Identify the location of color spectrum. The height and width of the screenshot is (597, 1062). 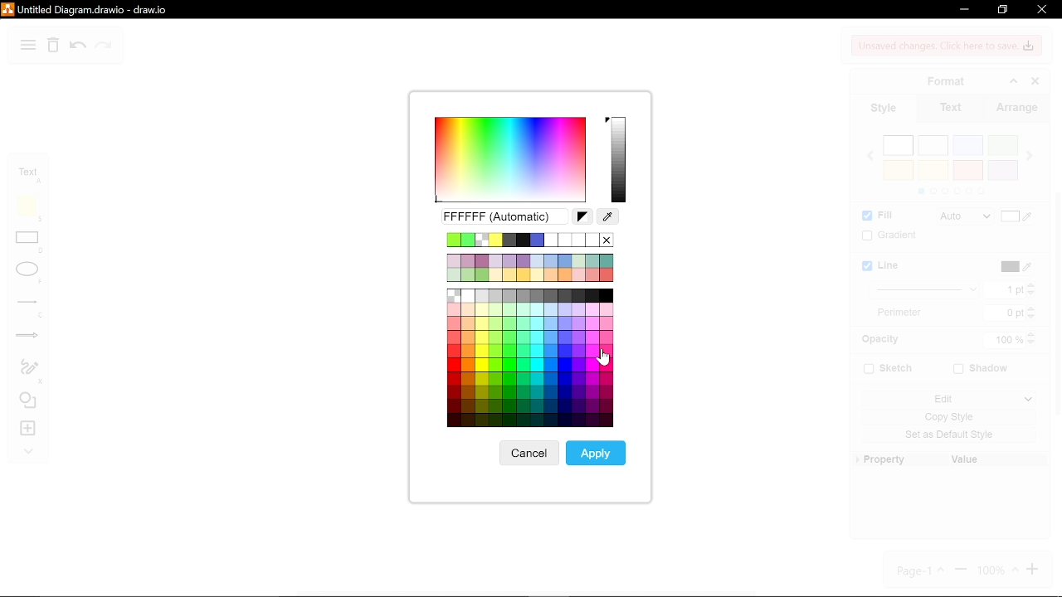
(508, 160).